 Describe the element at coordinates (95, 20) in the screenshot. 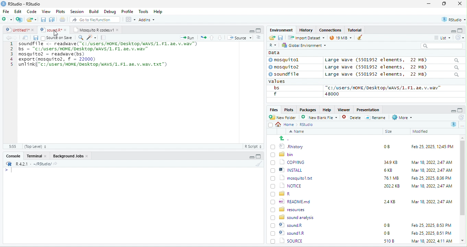

I see `” Go to file/function` at that location.